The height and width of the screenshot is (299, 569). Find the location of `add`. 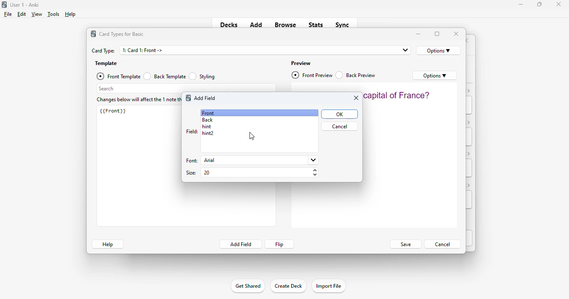

add is located at coordinates (256, 24).